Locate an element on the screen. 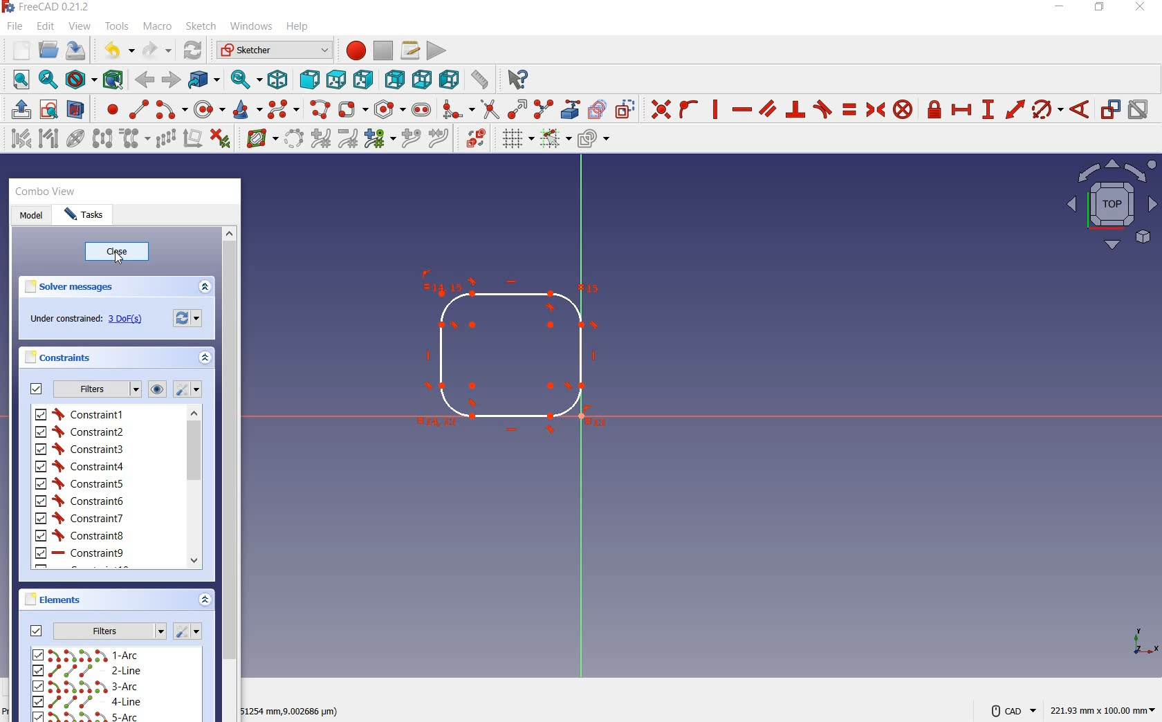 The height and width of the screenshot is (722, 1162). arcs and lines used is located at coordinates (97, 685).